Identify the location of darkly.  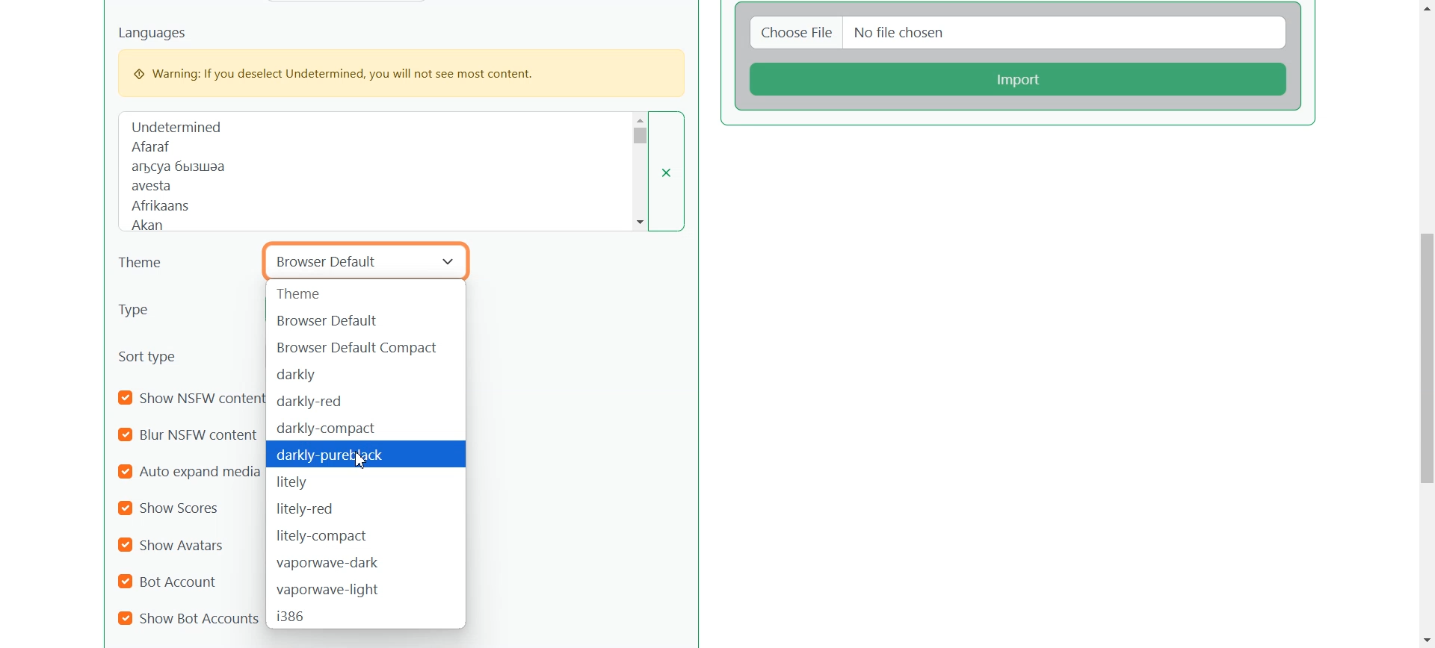
(366, 374).